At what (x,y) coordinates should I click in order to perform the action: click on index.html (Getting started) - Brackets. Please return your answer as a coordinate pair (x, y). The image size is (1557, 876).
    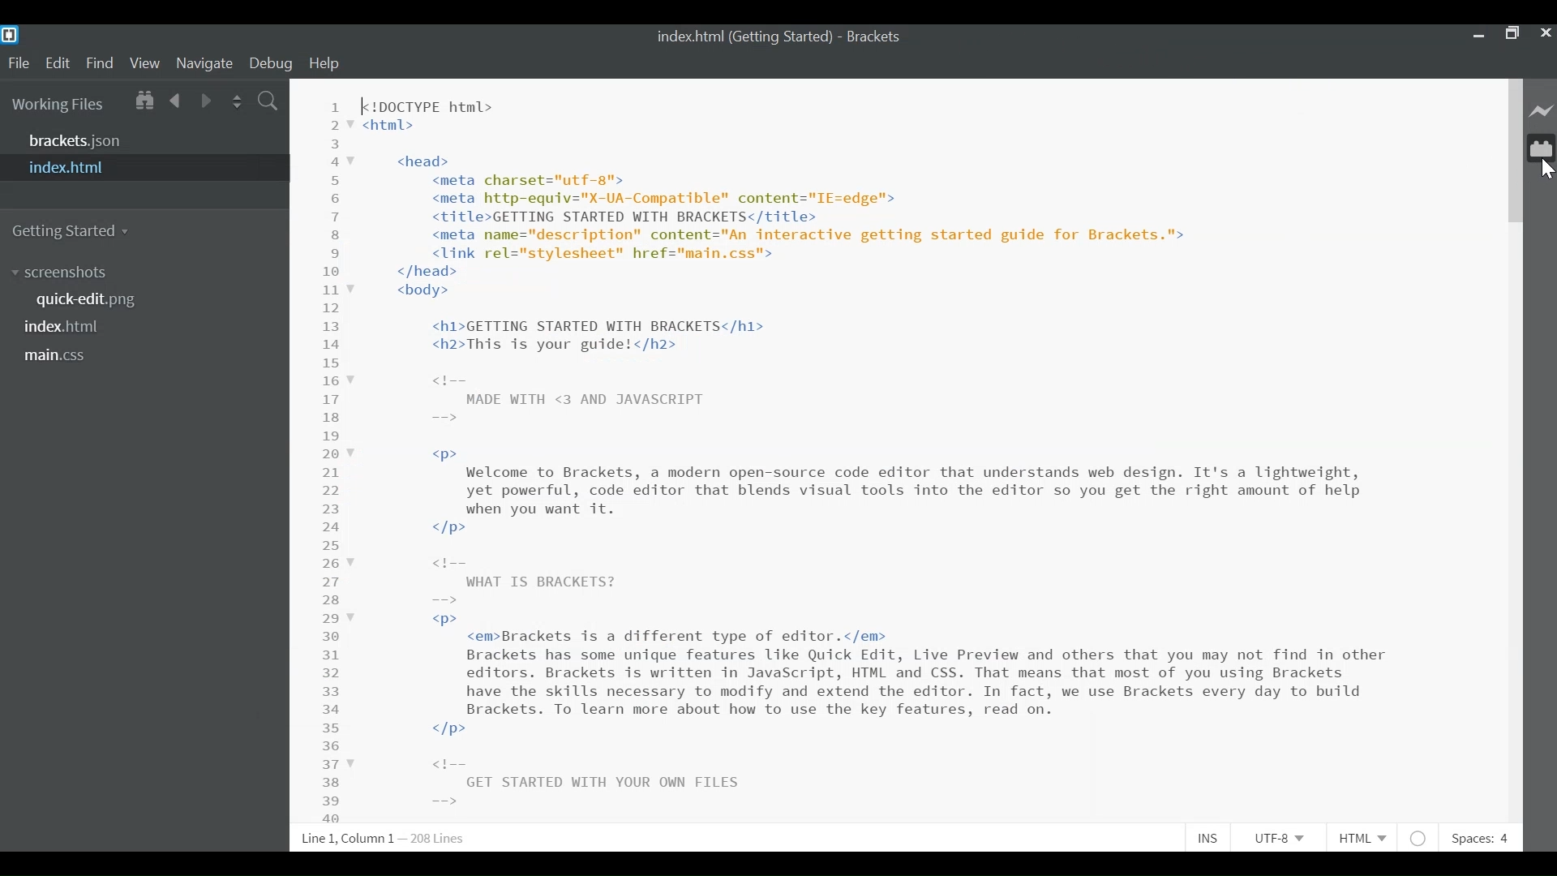
    Looking at the image, I should click on (779, 38).